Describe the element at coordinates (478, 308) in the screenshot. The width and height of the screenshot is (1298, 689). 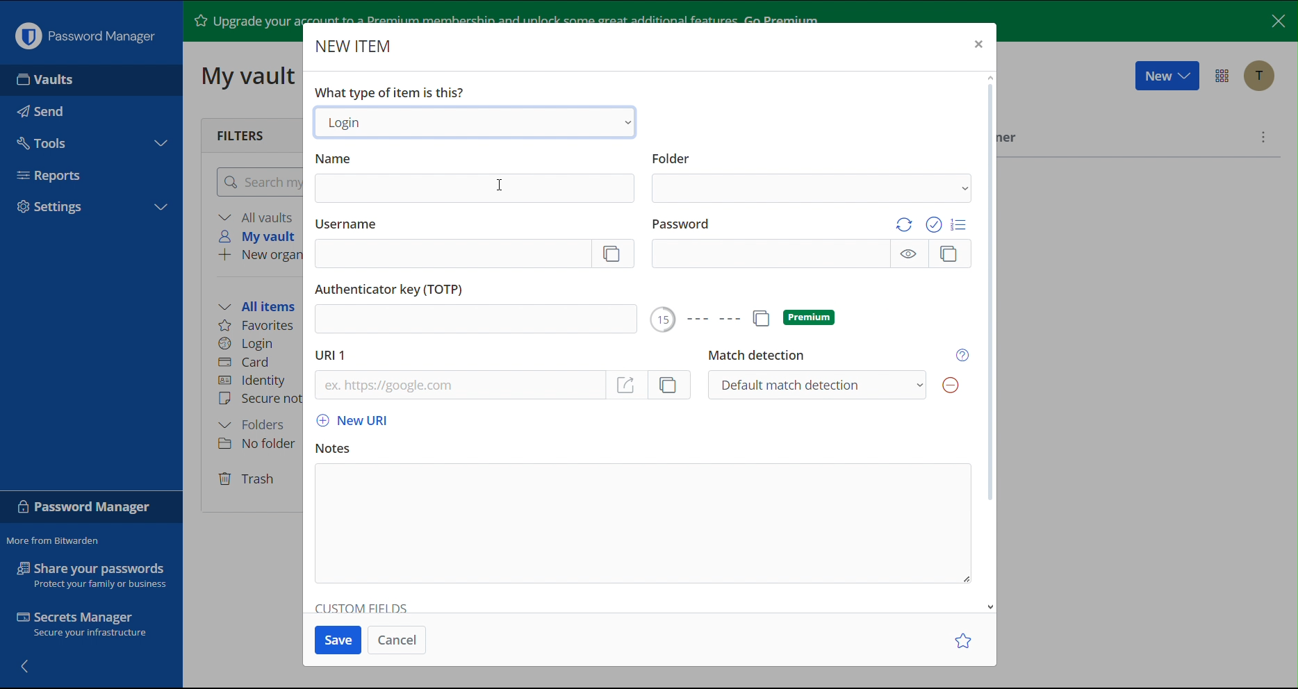
I see `Authenticator key` at that location.